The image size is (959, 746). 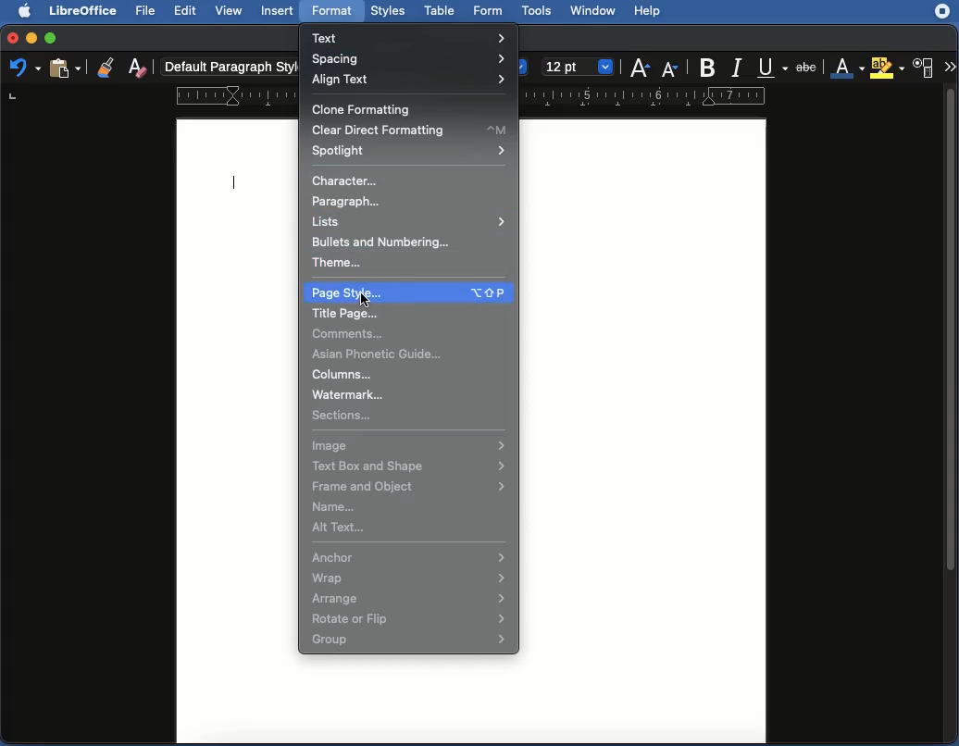 I want to click on Text, so click(x=415, y=36).